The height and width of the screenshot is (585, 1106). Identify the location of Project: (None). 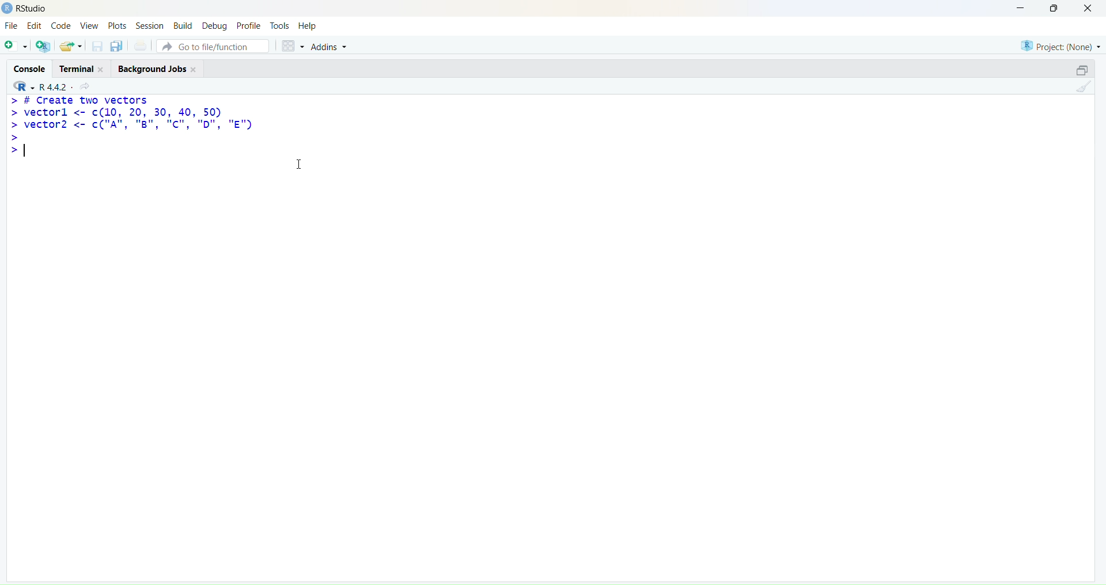
(1059, 46).